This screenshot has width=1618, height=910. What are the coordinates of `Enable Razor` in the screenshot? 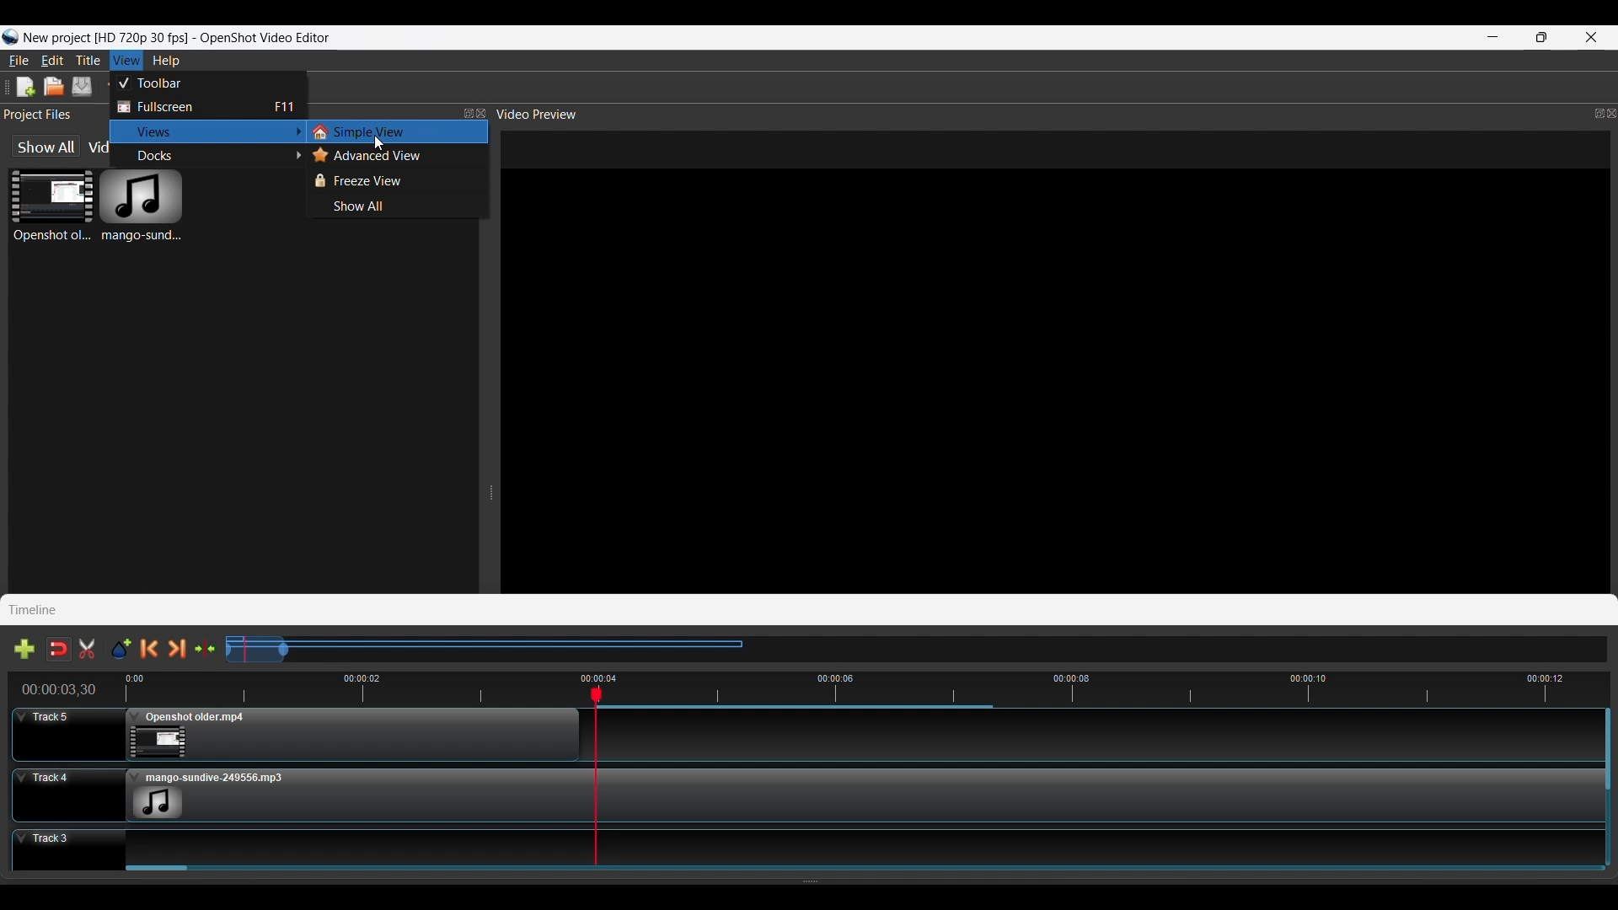 It's located at (88, 648).